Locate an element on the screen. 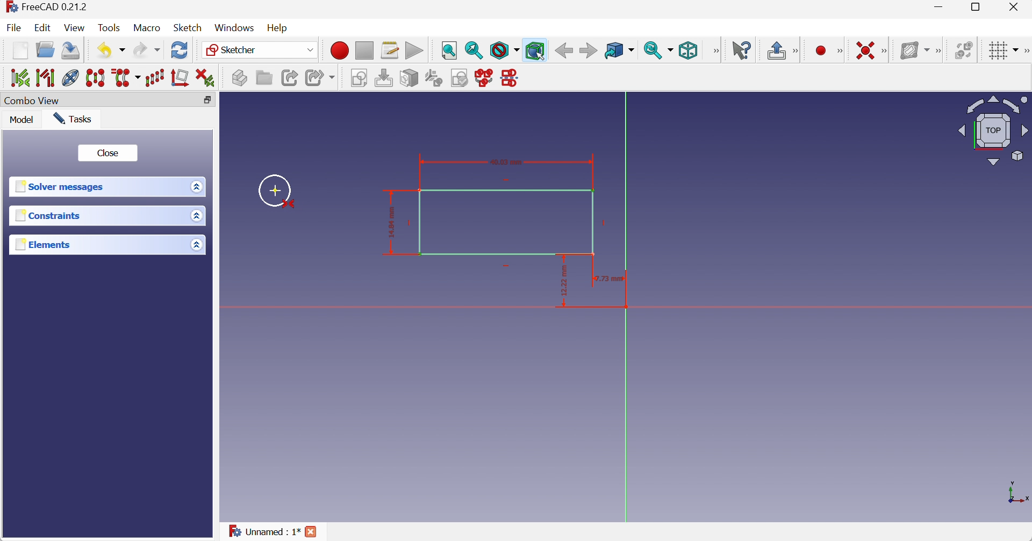  New is located at coordinates (20, 52).